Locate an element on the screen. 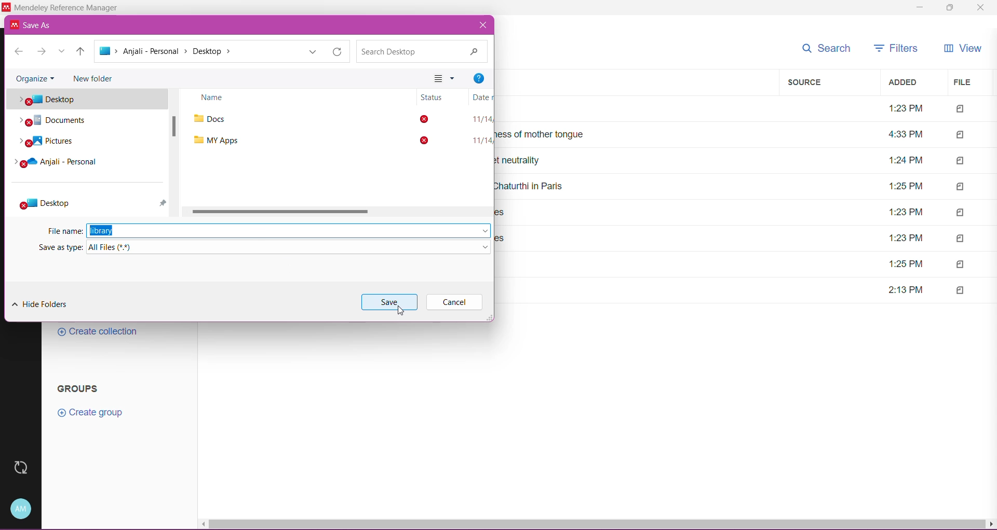 The width and height of the screenshot is (997, 530). Date is located at coordinates (480, 97).